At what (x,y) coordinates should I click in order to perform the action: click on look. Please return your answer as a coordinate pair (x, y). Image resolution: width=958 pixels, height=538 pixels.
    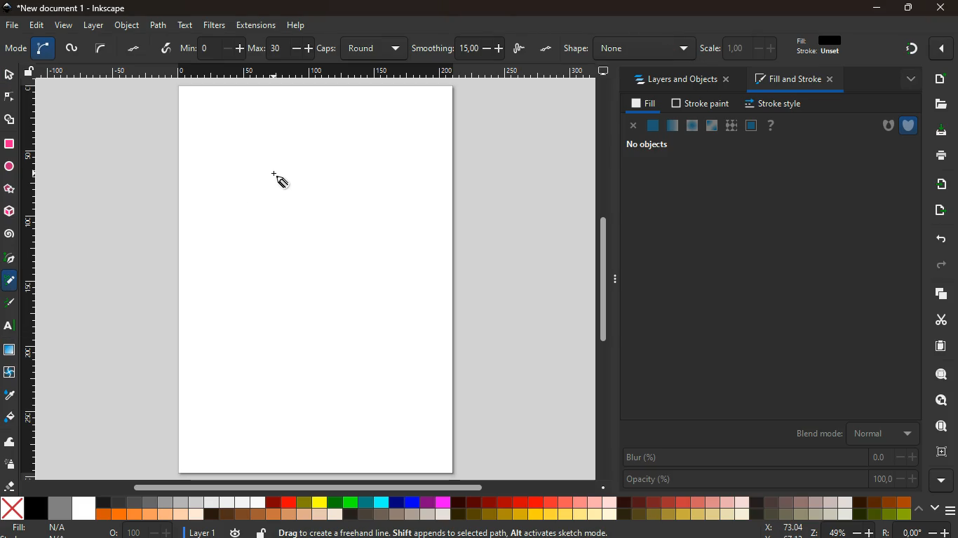
    Looking at the image, I should click on (940, 427).